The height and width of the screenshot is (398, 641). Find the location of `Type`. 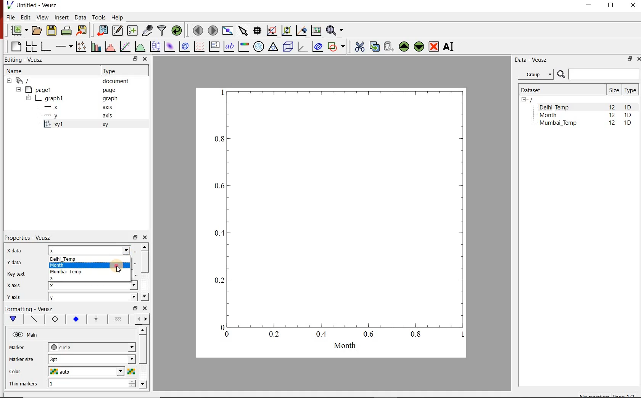

Type is located at coordinates (630, 90).